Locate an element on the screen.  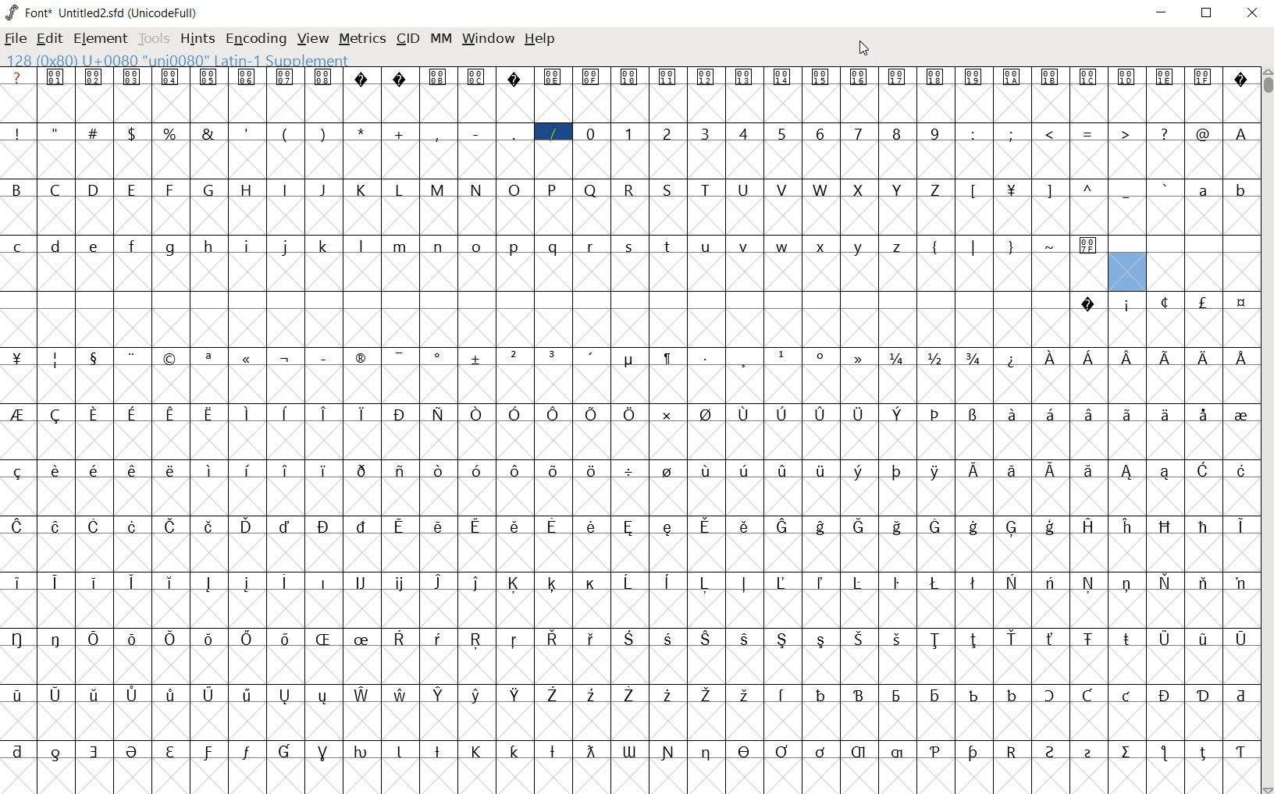
glyph is located at coordinates (743, 190).